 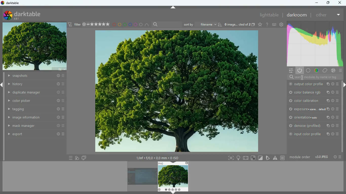 What do you see at coordinates (307, 70) in the screenshot?
I see `base` at bounding box center [307, 70].